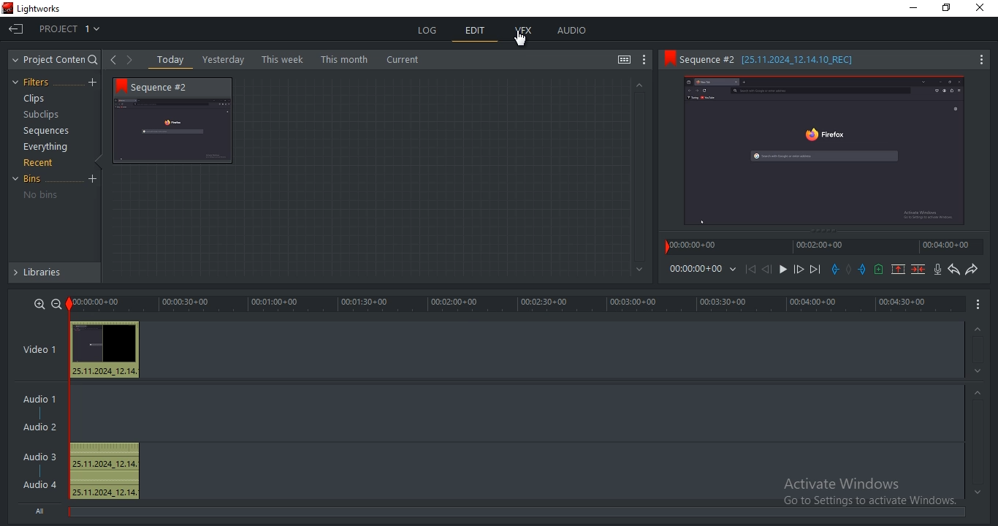 This screenshot has height=526, width=998. What do you see at coordinates (524, 31) in the screenshot?
I see `vfx` at bounding box center [524, 31].